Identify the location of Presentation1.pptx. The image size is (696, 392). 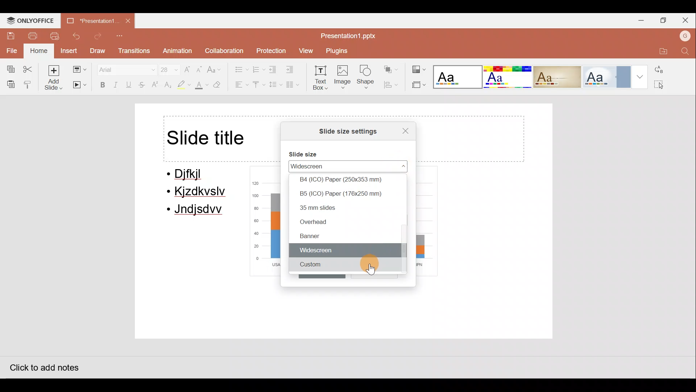
(351, 35).